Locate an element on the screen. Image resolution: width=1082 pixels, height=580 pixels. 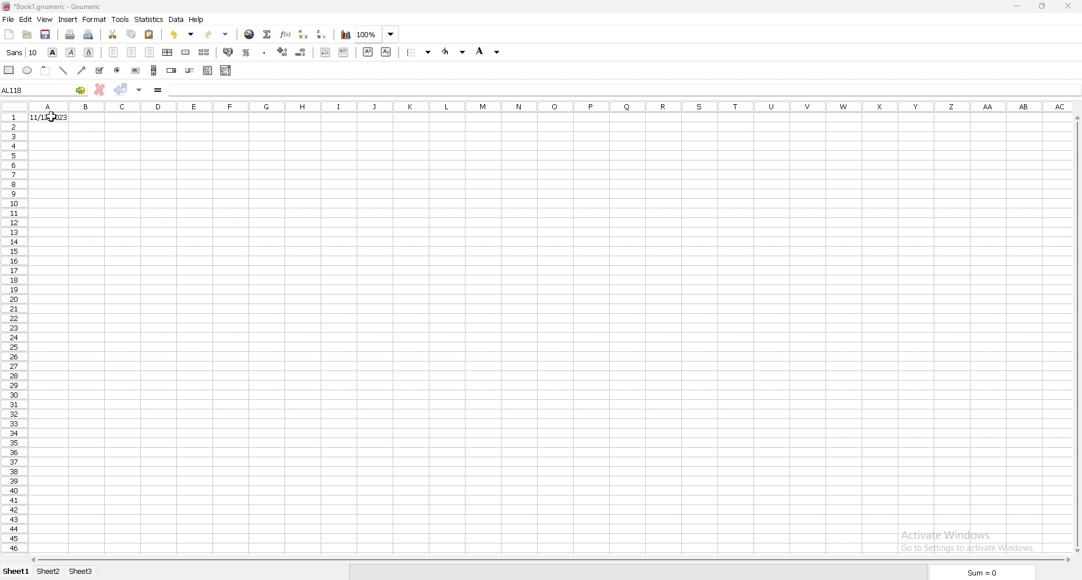
accept changes in all cells is located at coordinates (140, 90).